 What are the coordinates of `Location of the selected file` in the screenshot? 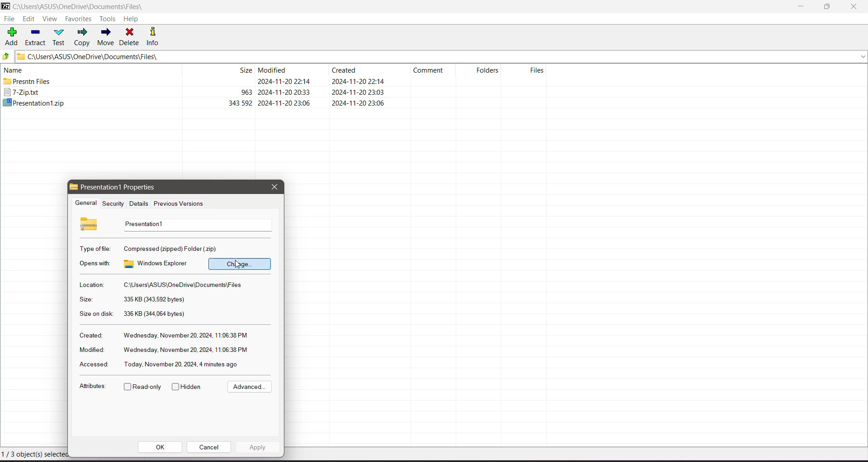 It's located at (185, 285).